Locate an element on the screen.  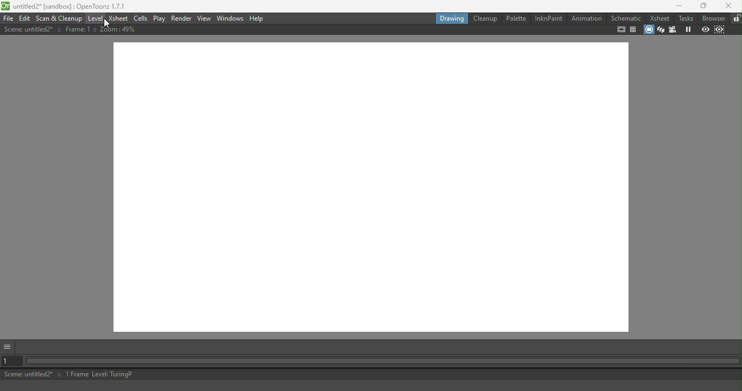
More options is located at coordinates (9, 348).